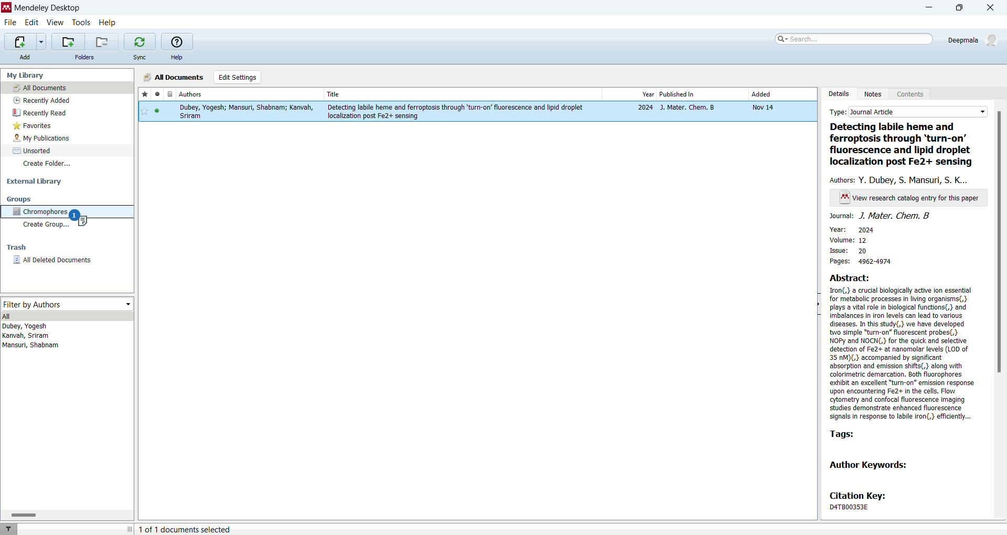  I want to click on trash, so click(15, 248).